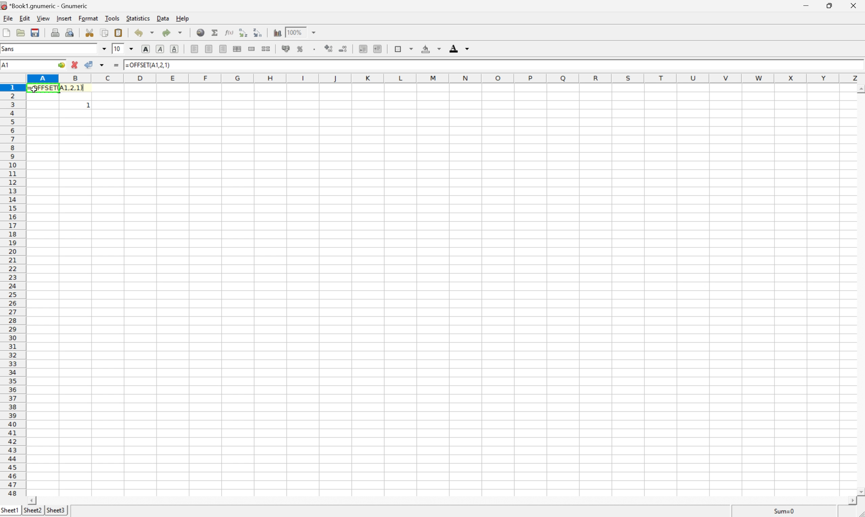 This screenshot has height=517, width=865. Describe the element at coordinates (161, 49) in the screenshot. I see `italic` at that location.